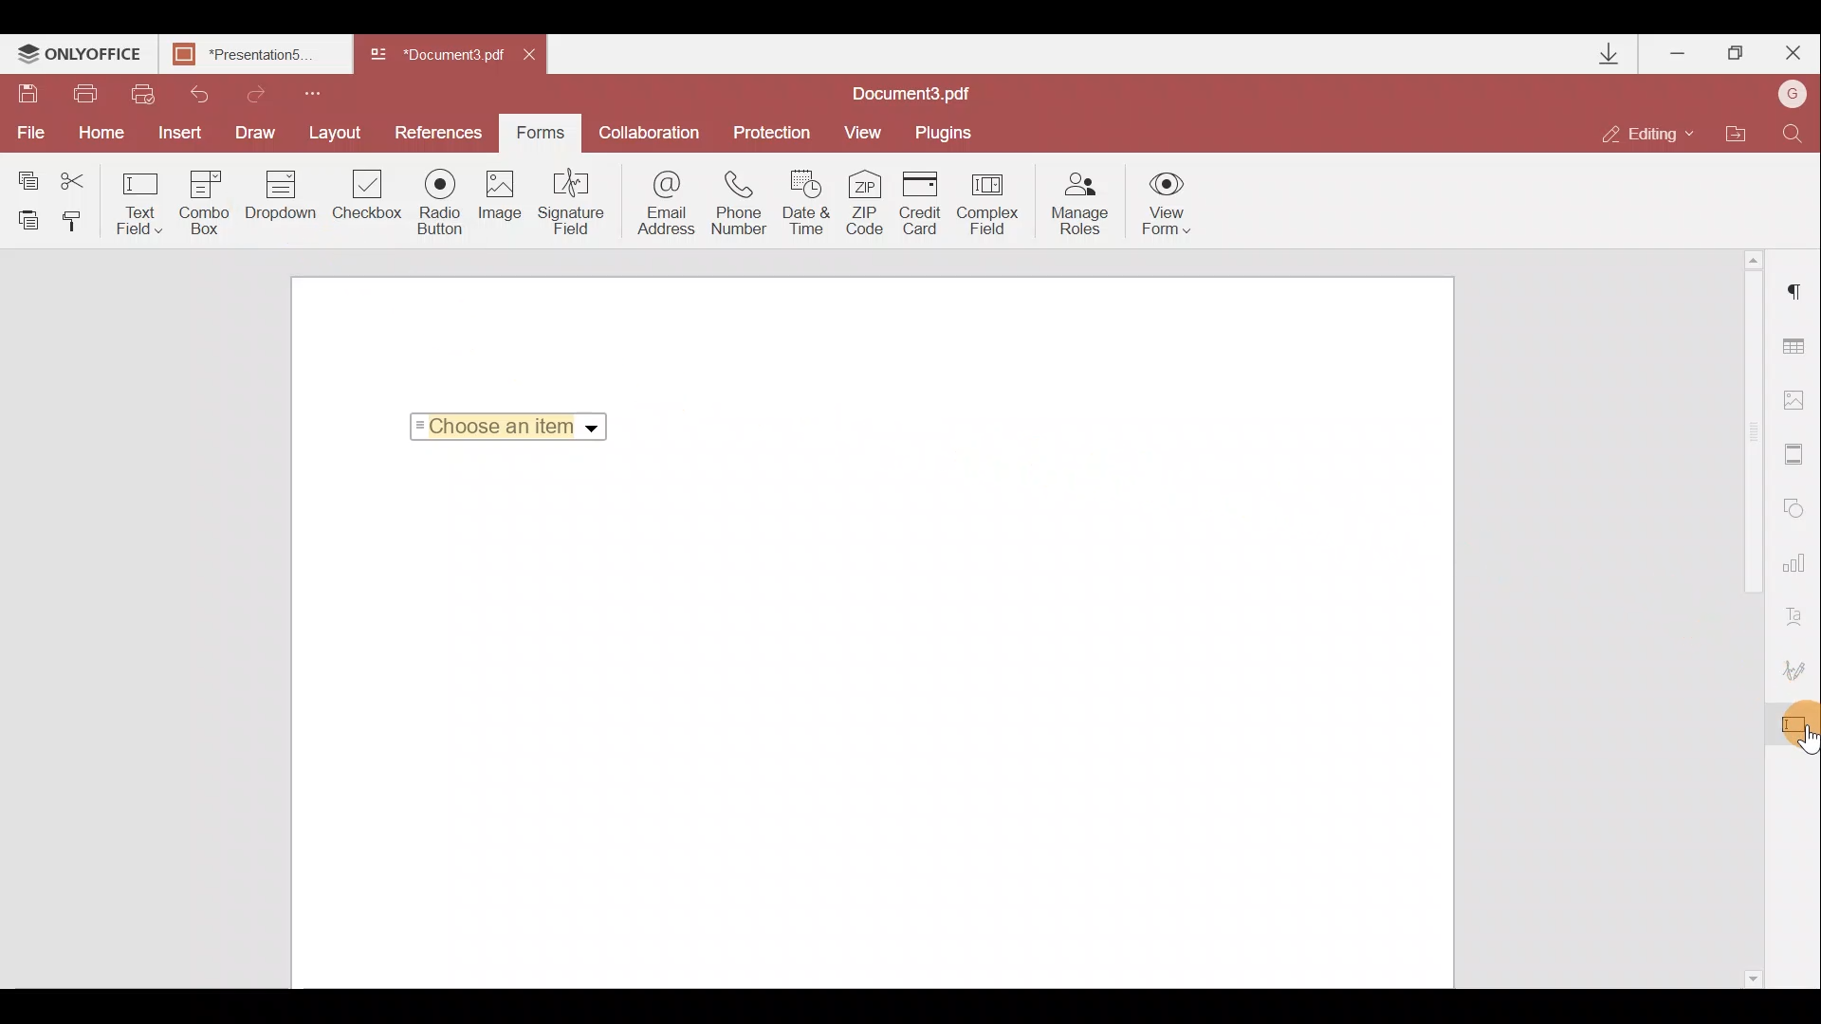 The width and height of the screenshot is (1821, 1024). Describe the element at coordinates (540, 59) in the screenshot. I see `Close` at that location.